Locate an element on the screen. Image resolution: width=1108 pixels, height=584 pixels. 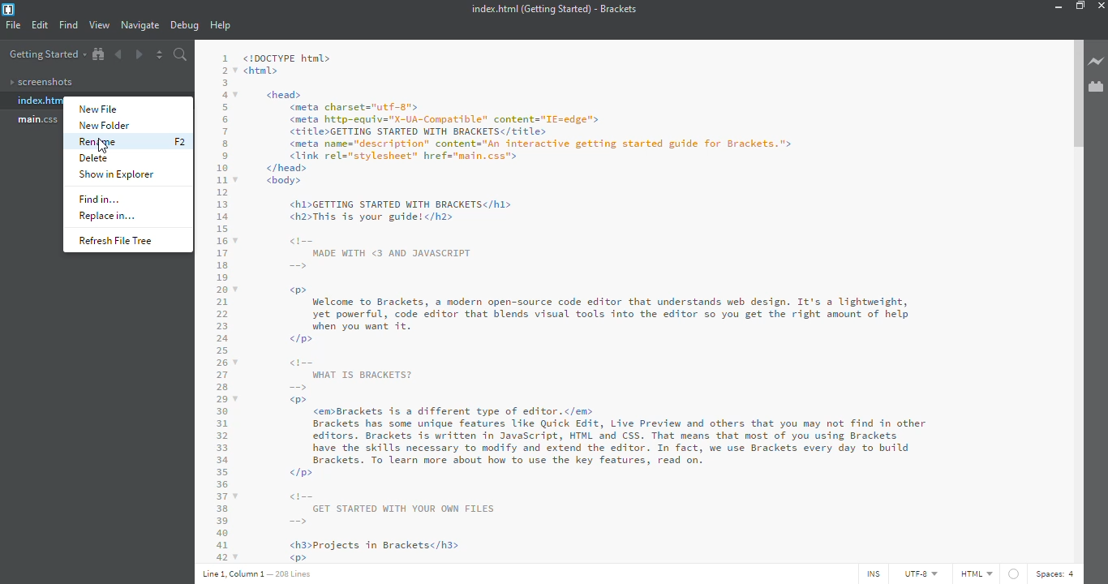
navigate is located at coordinates (140, 25).